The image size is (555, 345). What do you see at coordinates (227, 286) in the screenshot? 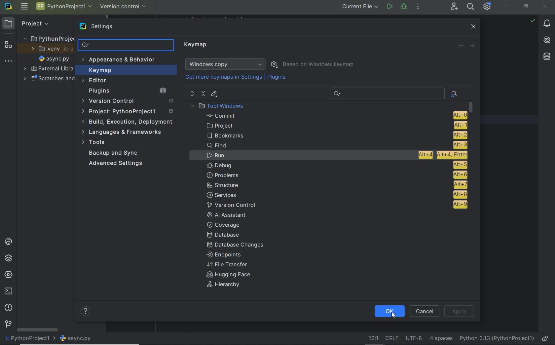
I see `Hierarchy` at bounding box center [227, 286].